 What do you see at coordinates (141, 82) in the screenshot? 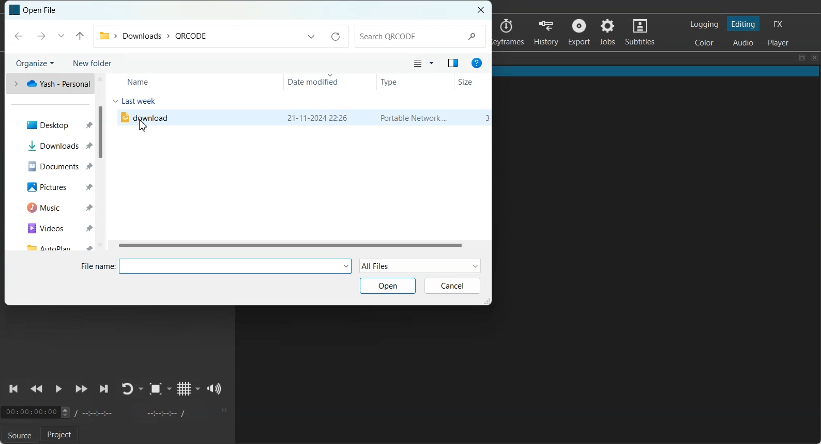
I see `Name` at bounding box center [141, 82].